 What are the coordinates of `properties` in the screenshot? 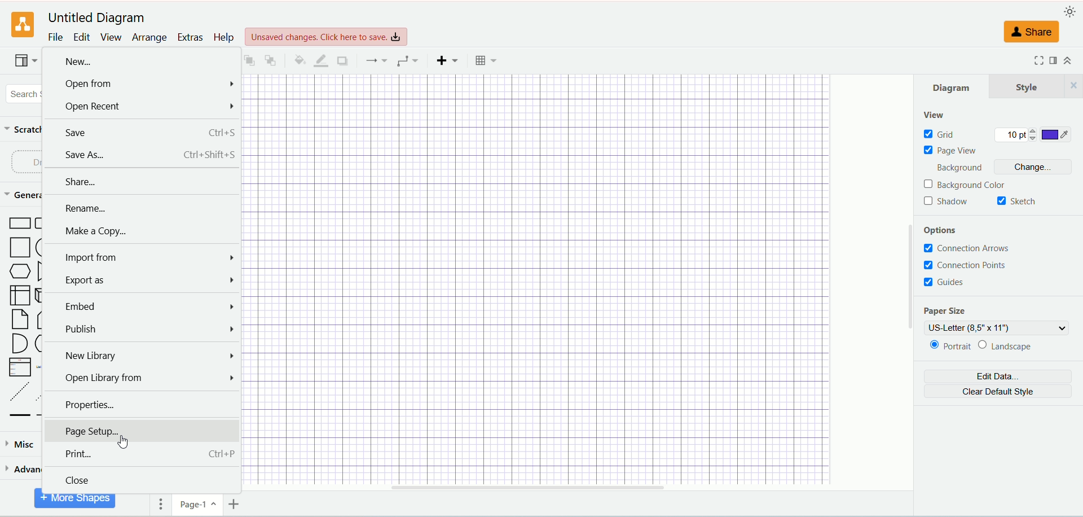 It's located at (142, 405).